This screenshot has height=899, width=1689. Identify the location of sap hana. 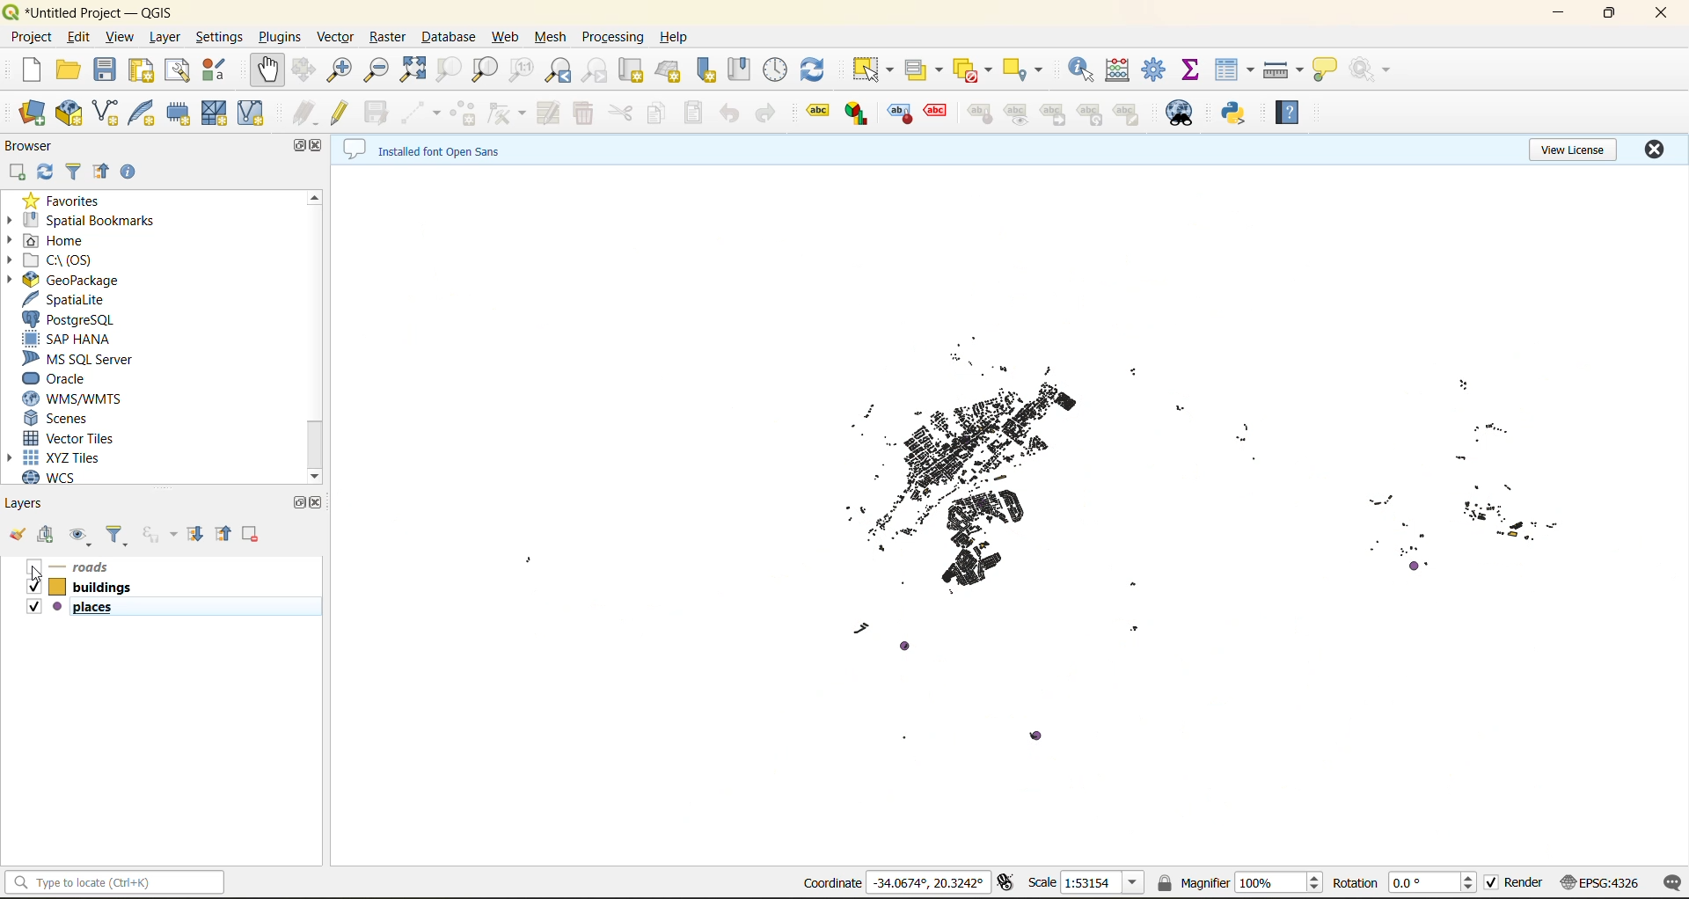
(84, 341).